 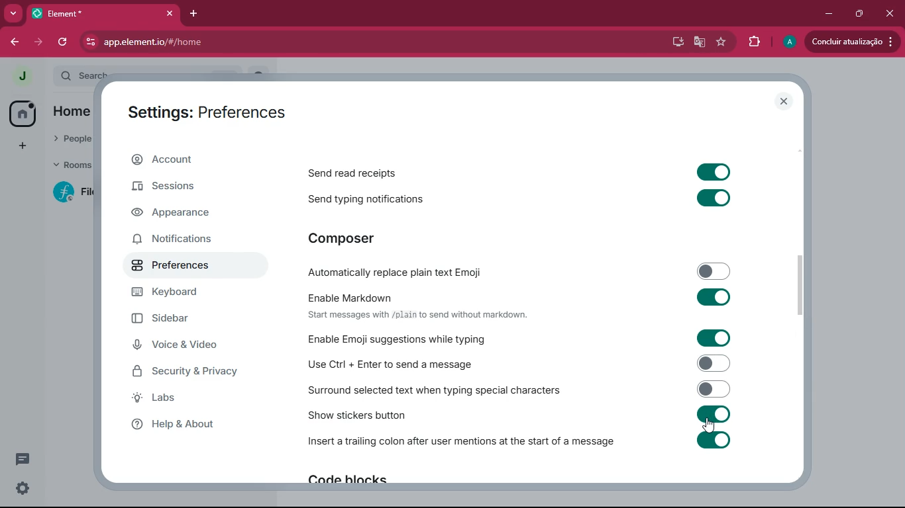 What do you see at coordinates (891, 13) in the screenshot?
I see `close` at bounding box center [891, 13].